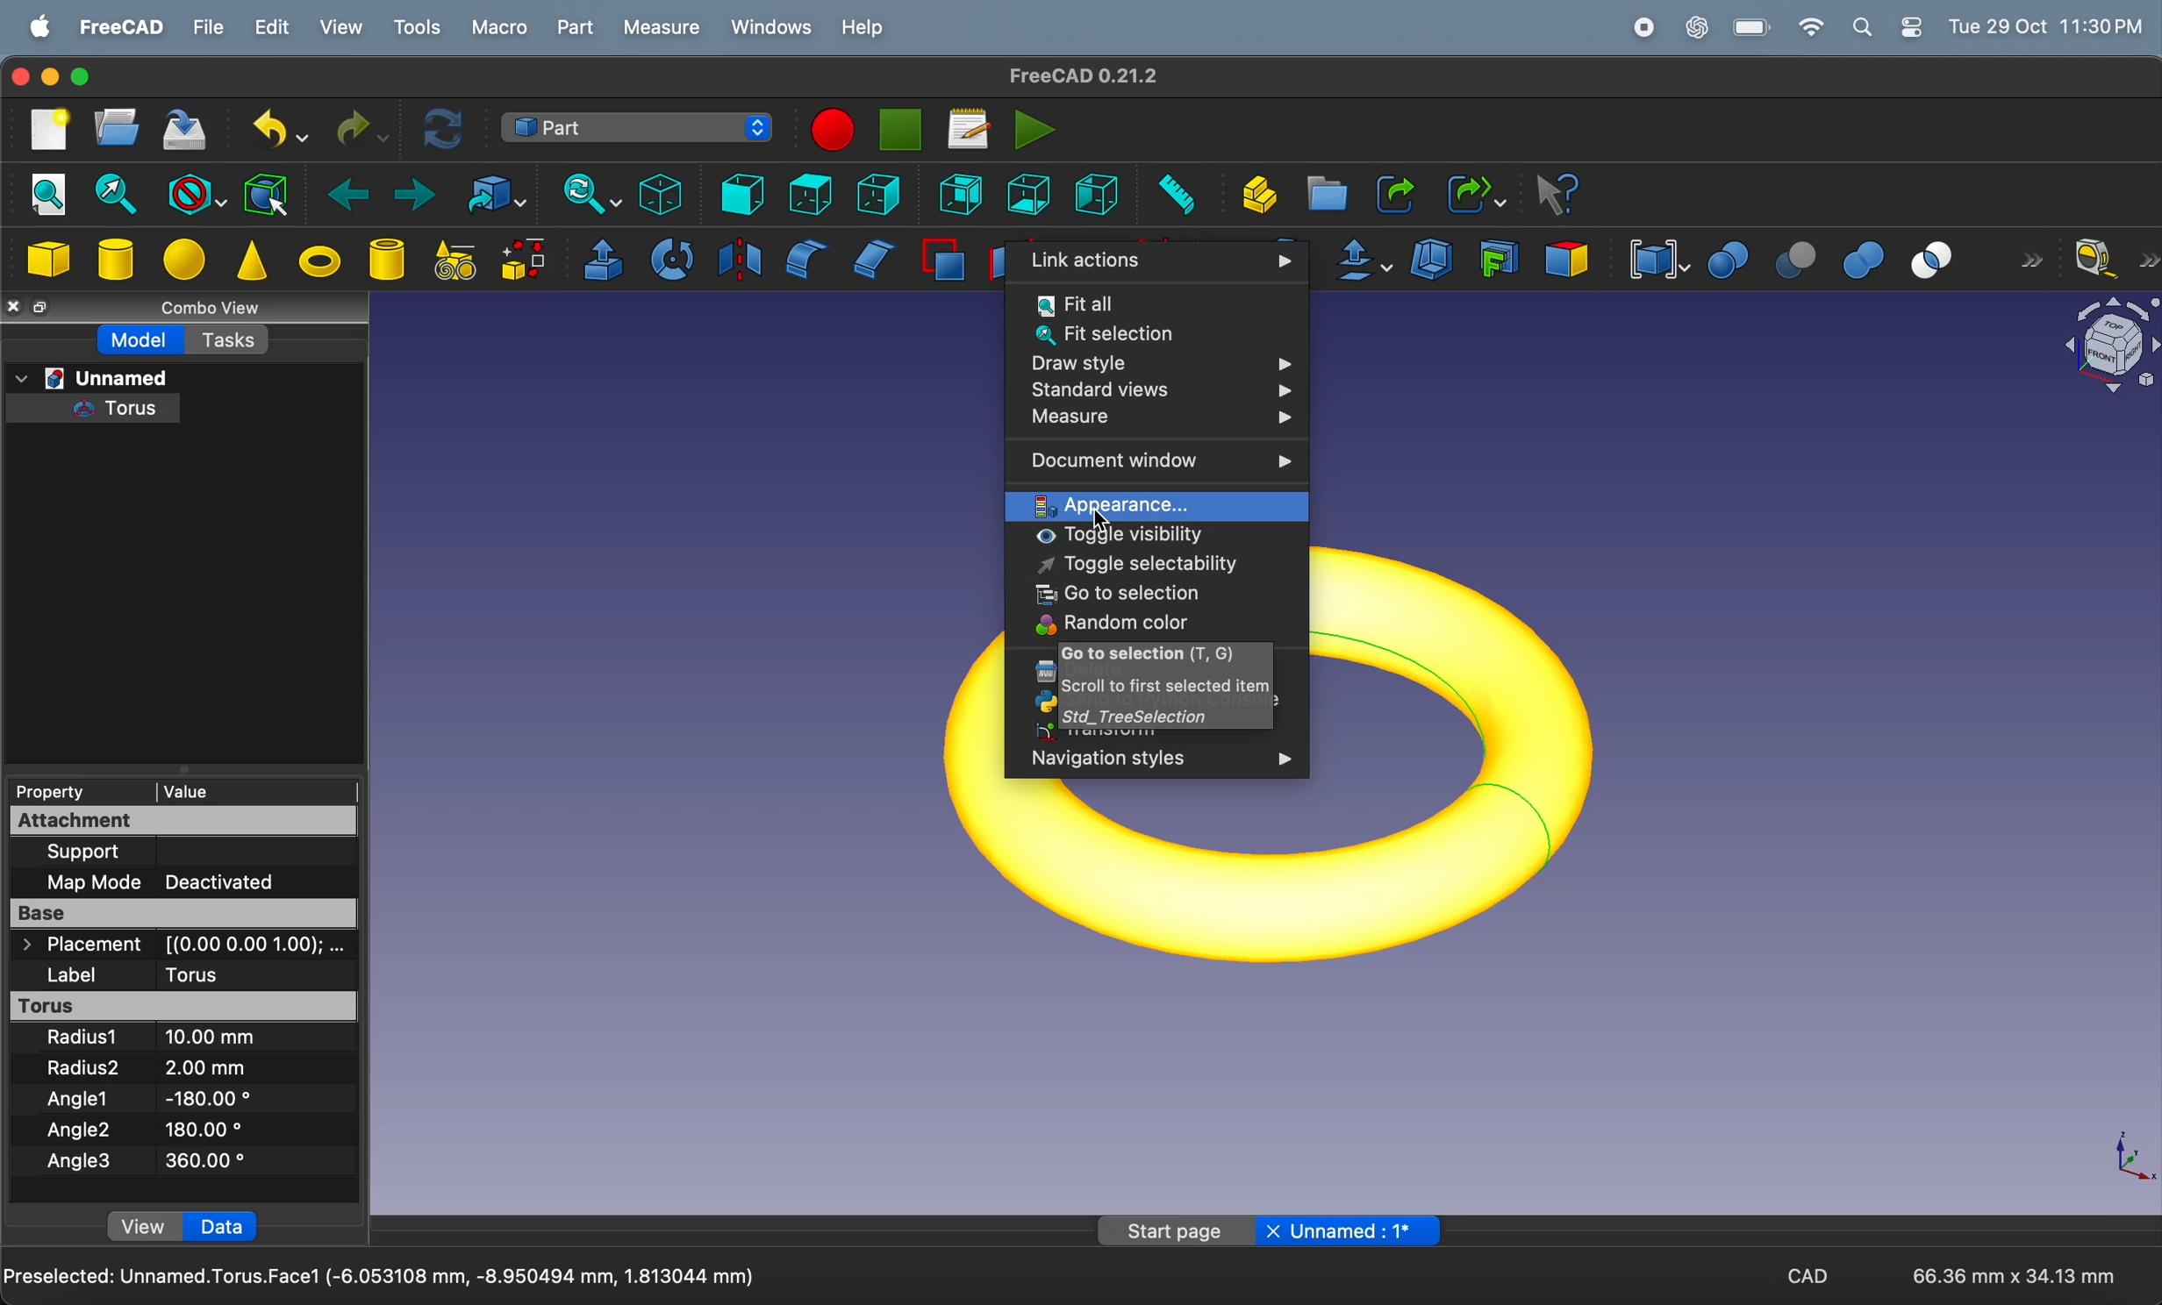 Image resolution: width=2162 pixels, height=1305 pixels. What do you see at coordinates (671, 260) in the screenshot?
I see `revolve` at bounding box center [671, 260].